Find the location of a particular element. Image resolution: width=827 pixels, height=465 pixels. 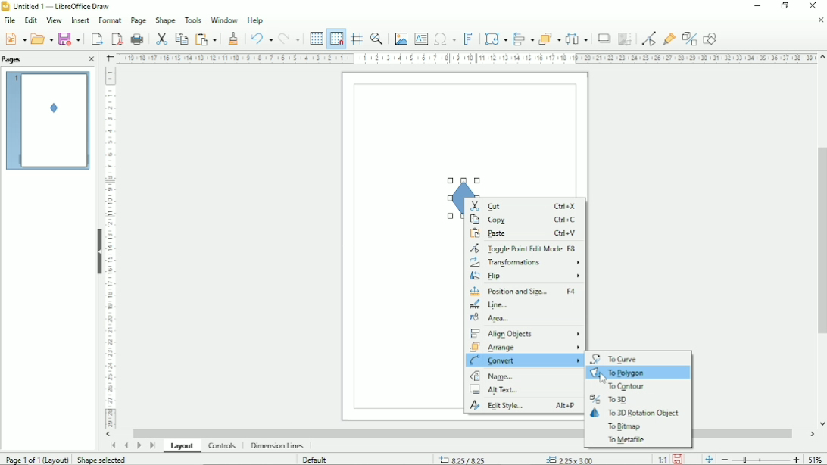

Default is located at coordinates (317, 459).